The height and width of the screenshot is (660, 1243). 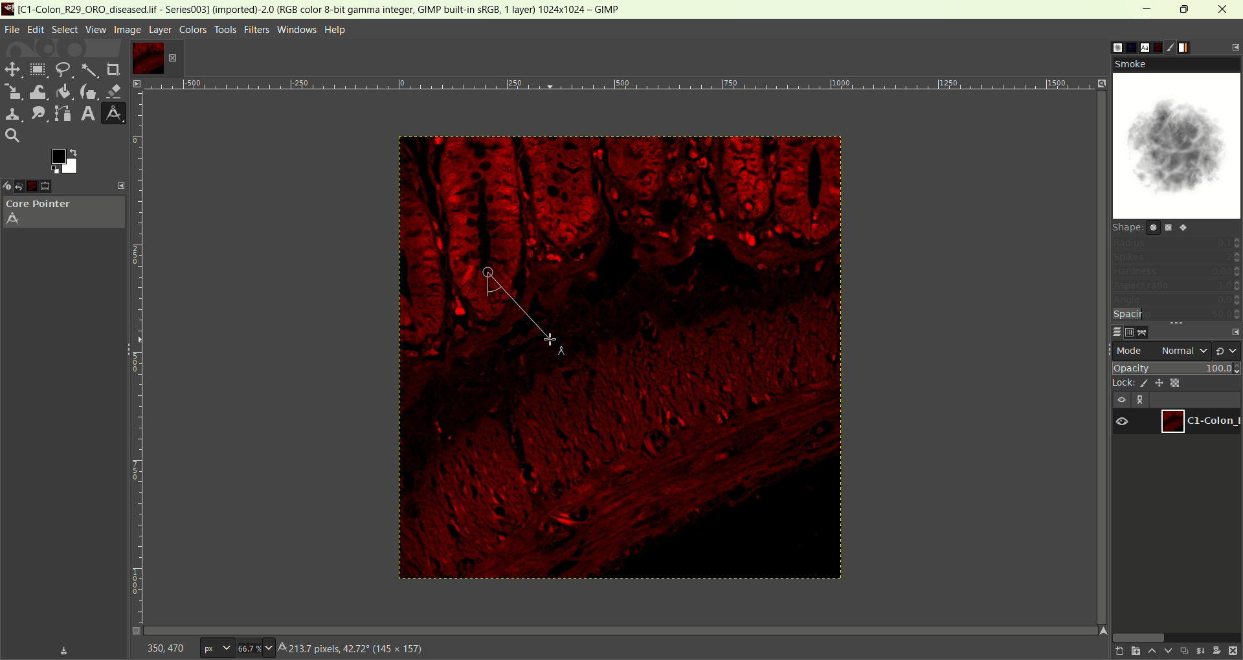 What do you see at coordinates (328, 9) in the screenshot?
I see `title` at bounding box center [328, 9].